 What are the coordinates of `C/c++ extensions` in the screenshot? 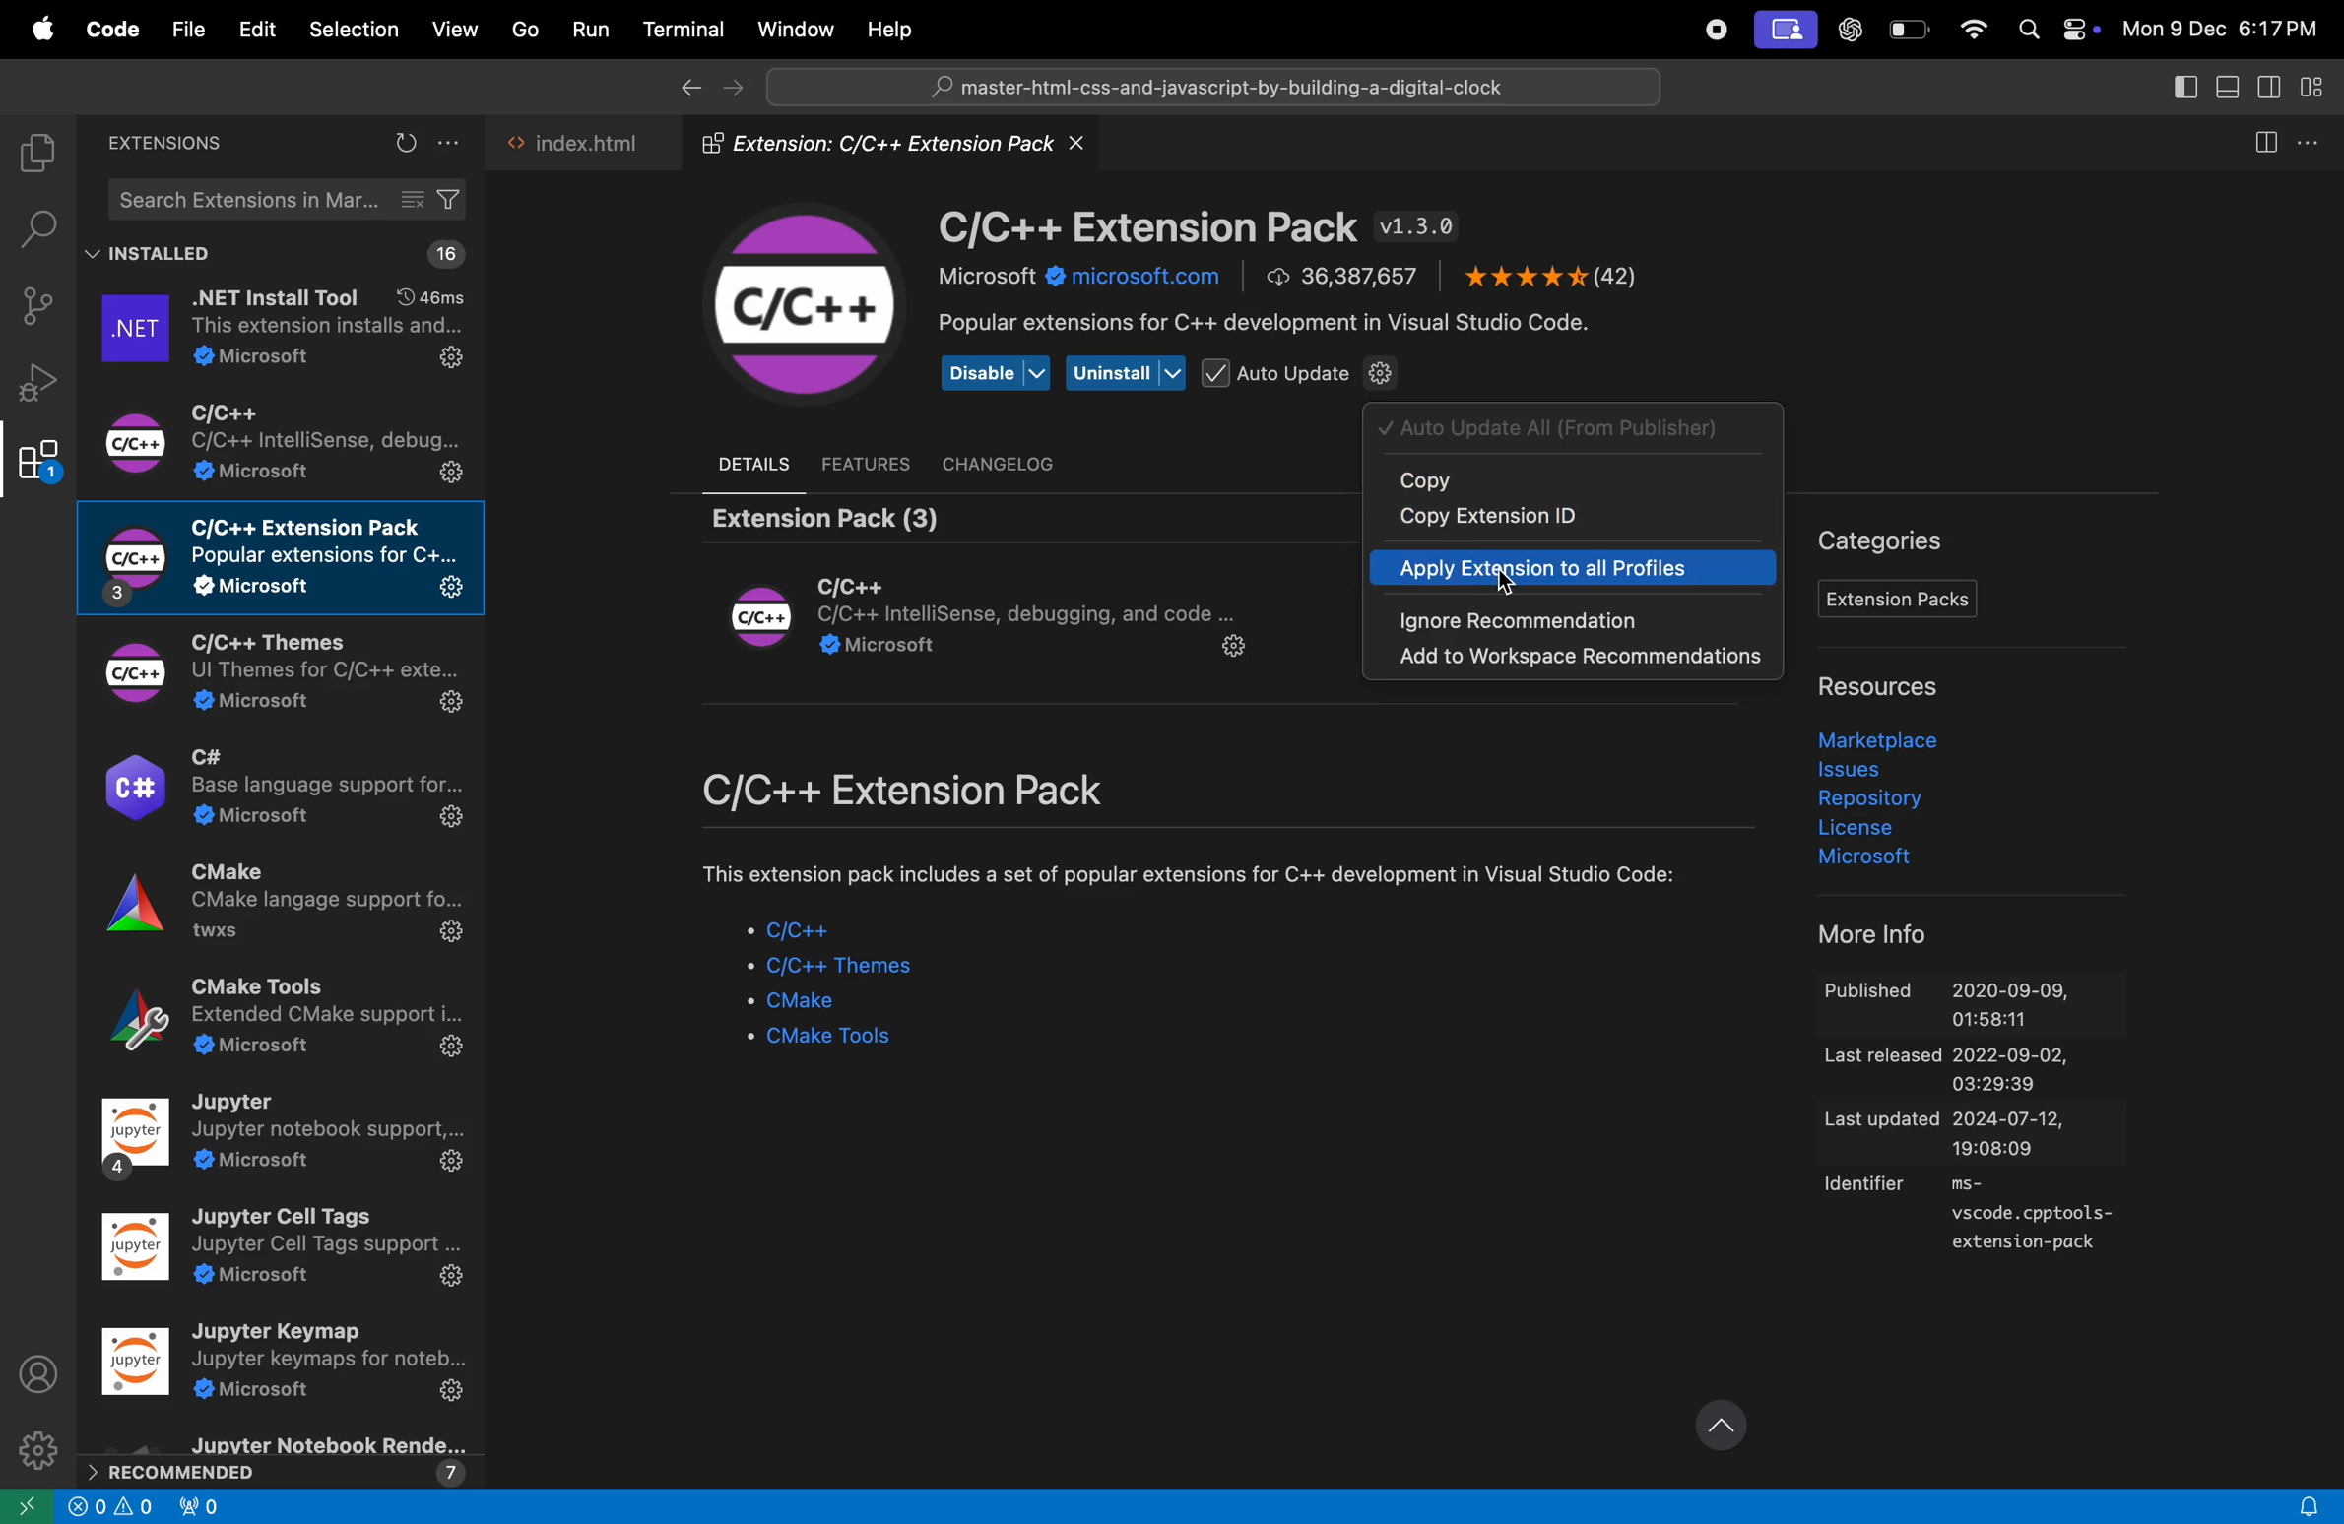 It's located at (946, 794).